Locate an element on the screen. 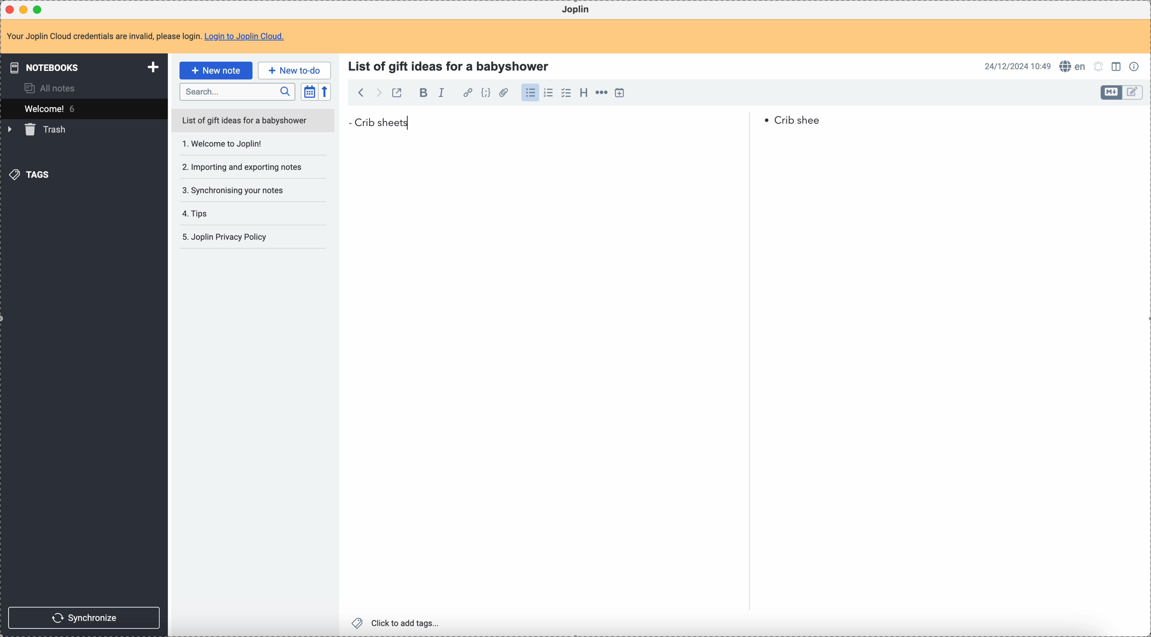 The width and height of the screenshot is (1151, 637). insert time is located at coordinates (622, 93).